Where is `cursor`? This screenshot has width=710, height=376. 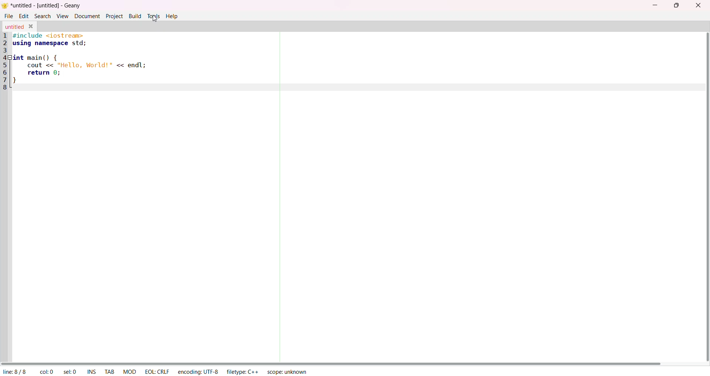
cursor is located at coordinates (153, 20).